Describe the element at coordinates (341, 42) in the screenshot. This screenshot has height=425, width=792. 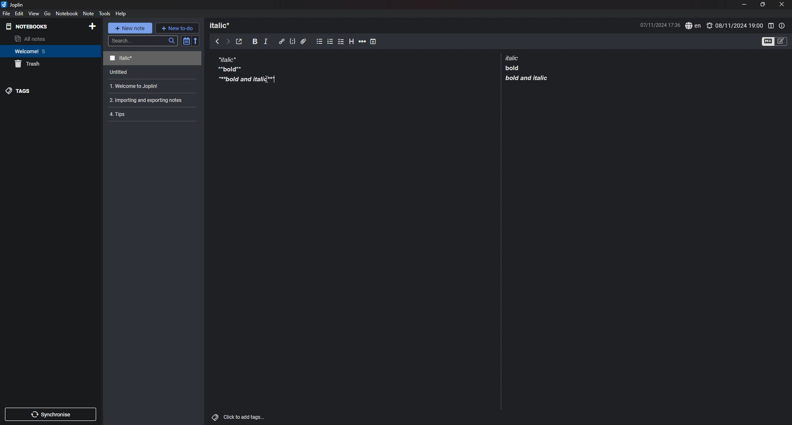
I see `checkbox` at that location.